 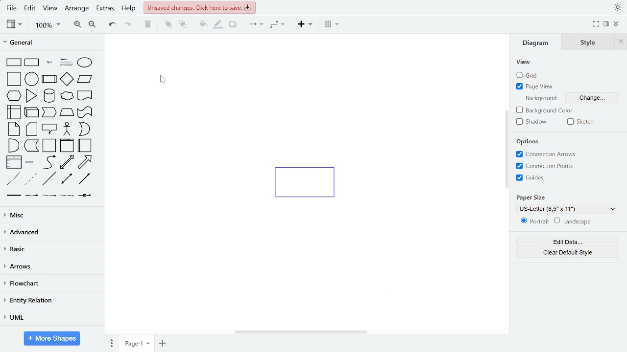 I want to click on insert, so click(x=305, y=25).